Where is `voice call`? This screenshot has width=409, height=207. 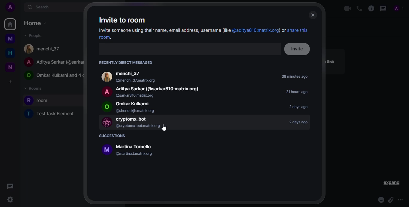
voice call is located at coordinates (359, 8).